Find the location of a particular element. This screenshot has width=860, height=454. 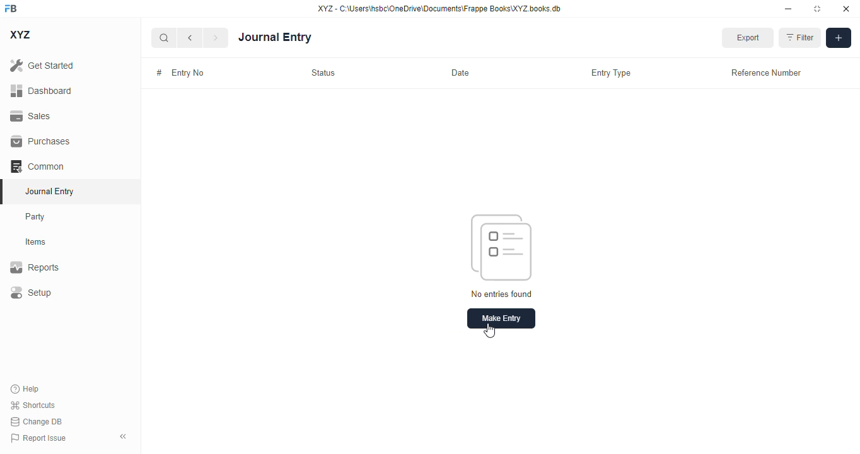

entry type is located at coordinates (612, 73).